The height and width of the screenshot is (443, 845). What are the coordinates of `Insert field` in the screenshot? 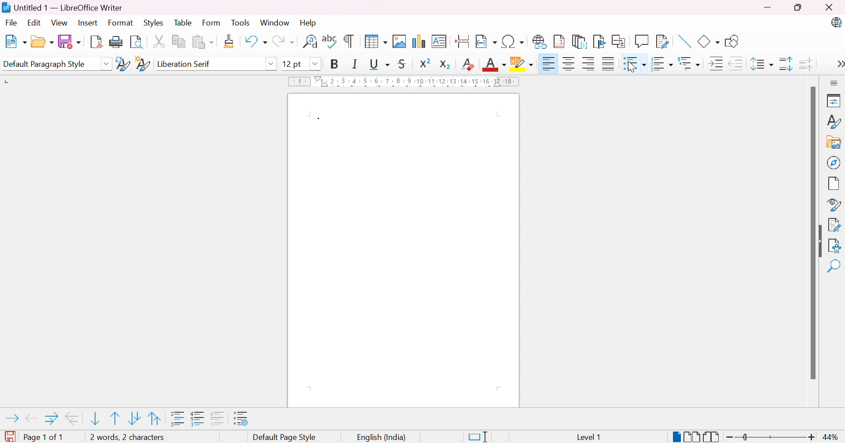 It's located at (486, 43).